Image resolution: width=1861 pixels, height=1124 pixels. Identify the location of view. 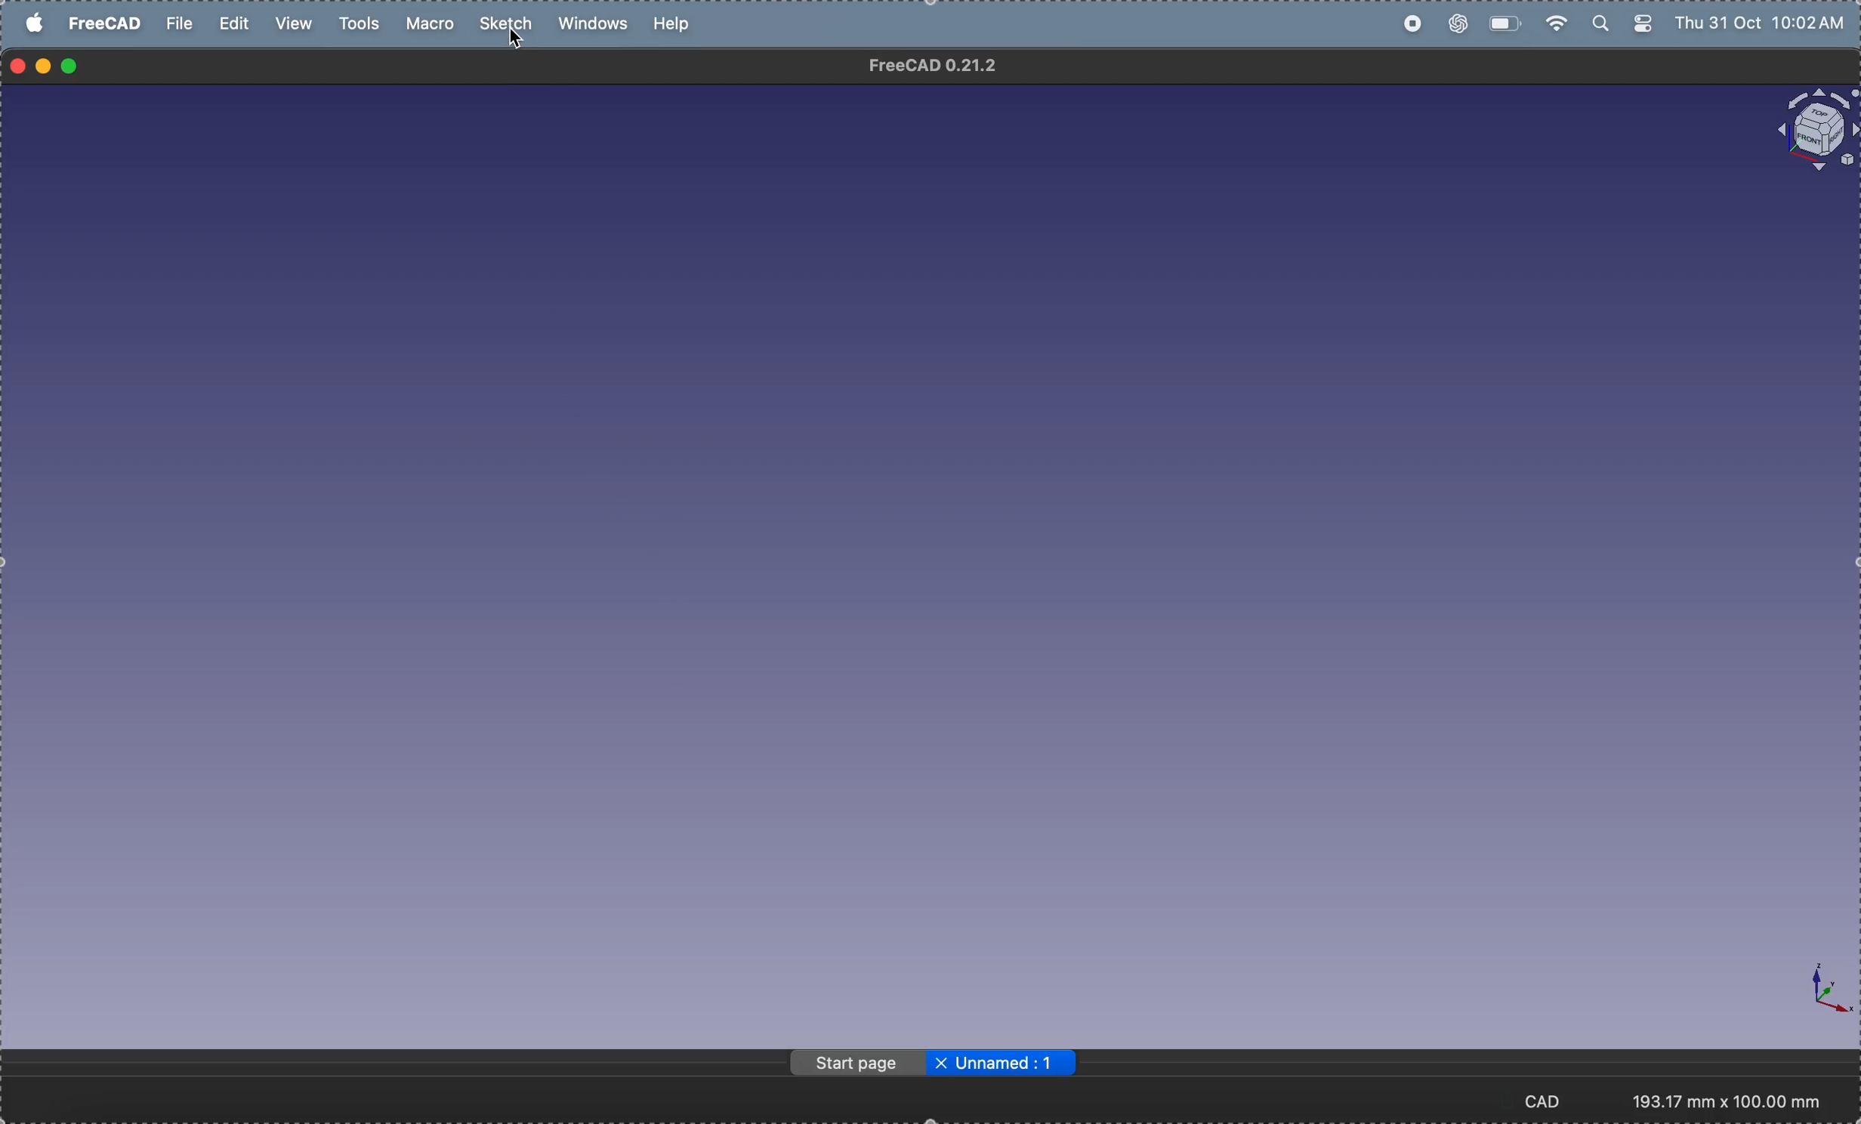
(292, 23).